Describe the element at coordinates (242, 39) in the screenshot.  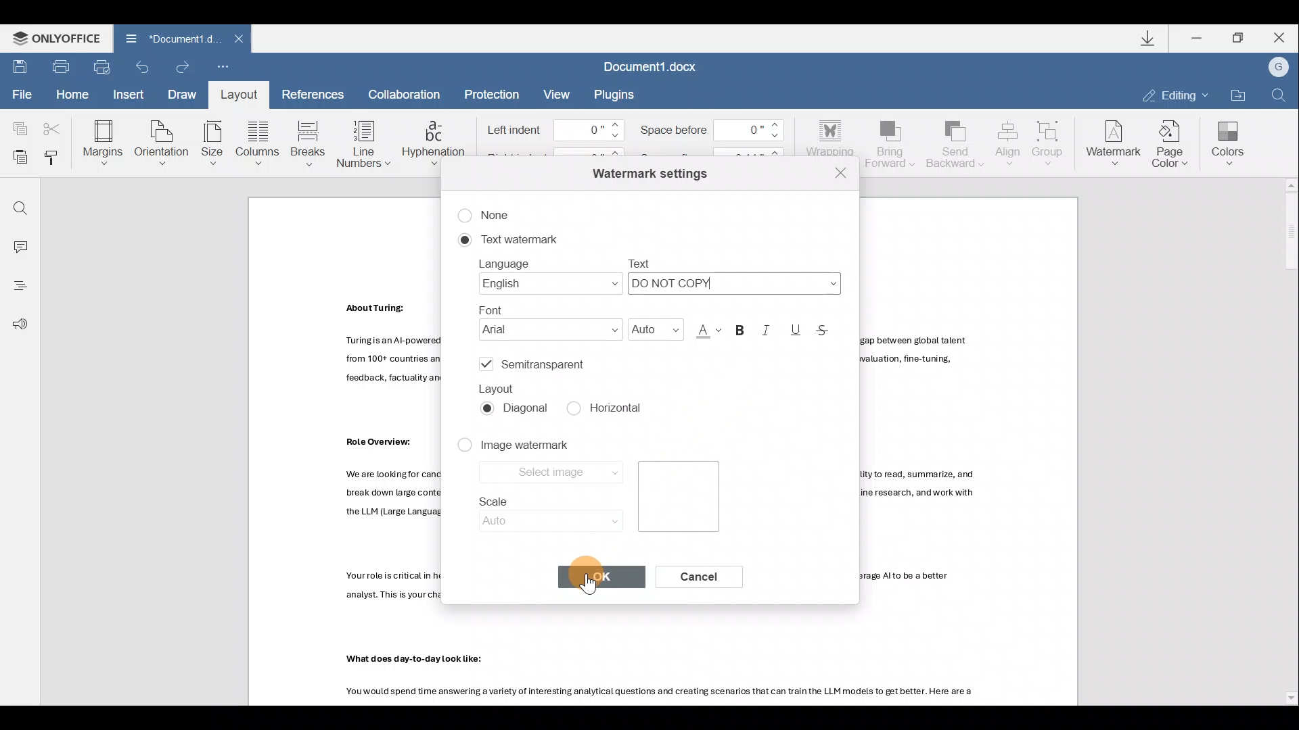
I see `Close` at that location.